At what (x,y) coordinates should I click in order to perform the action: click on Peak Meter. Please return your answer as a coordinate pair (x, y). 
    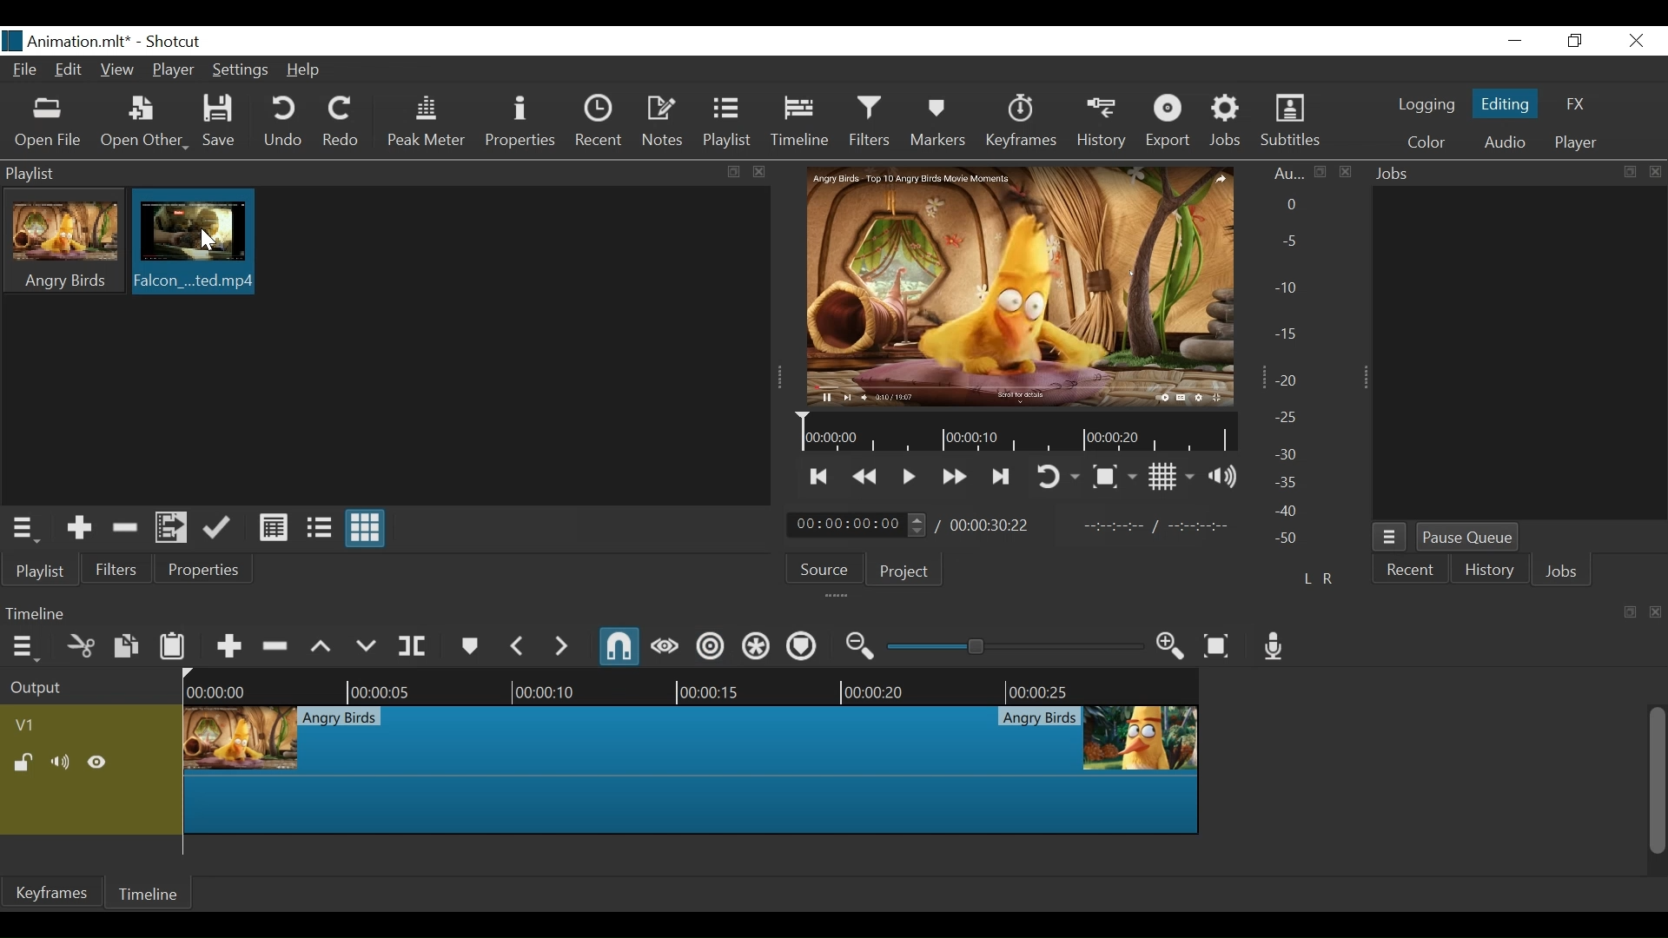
    Looking at the image, I should click on (426, 123).